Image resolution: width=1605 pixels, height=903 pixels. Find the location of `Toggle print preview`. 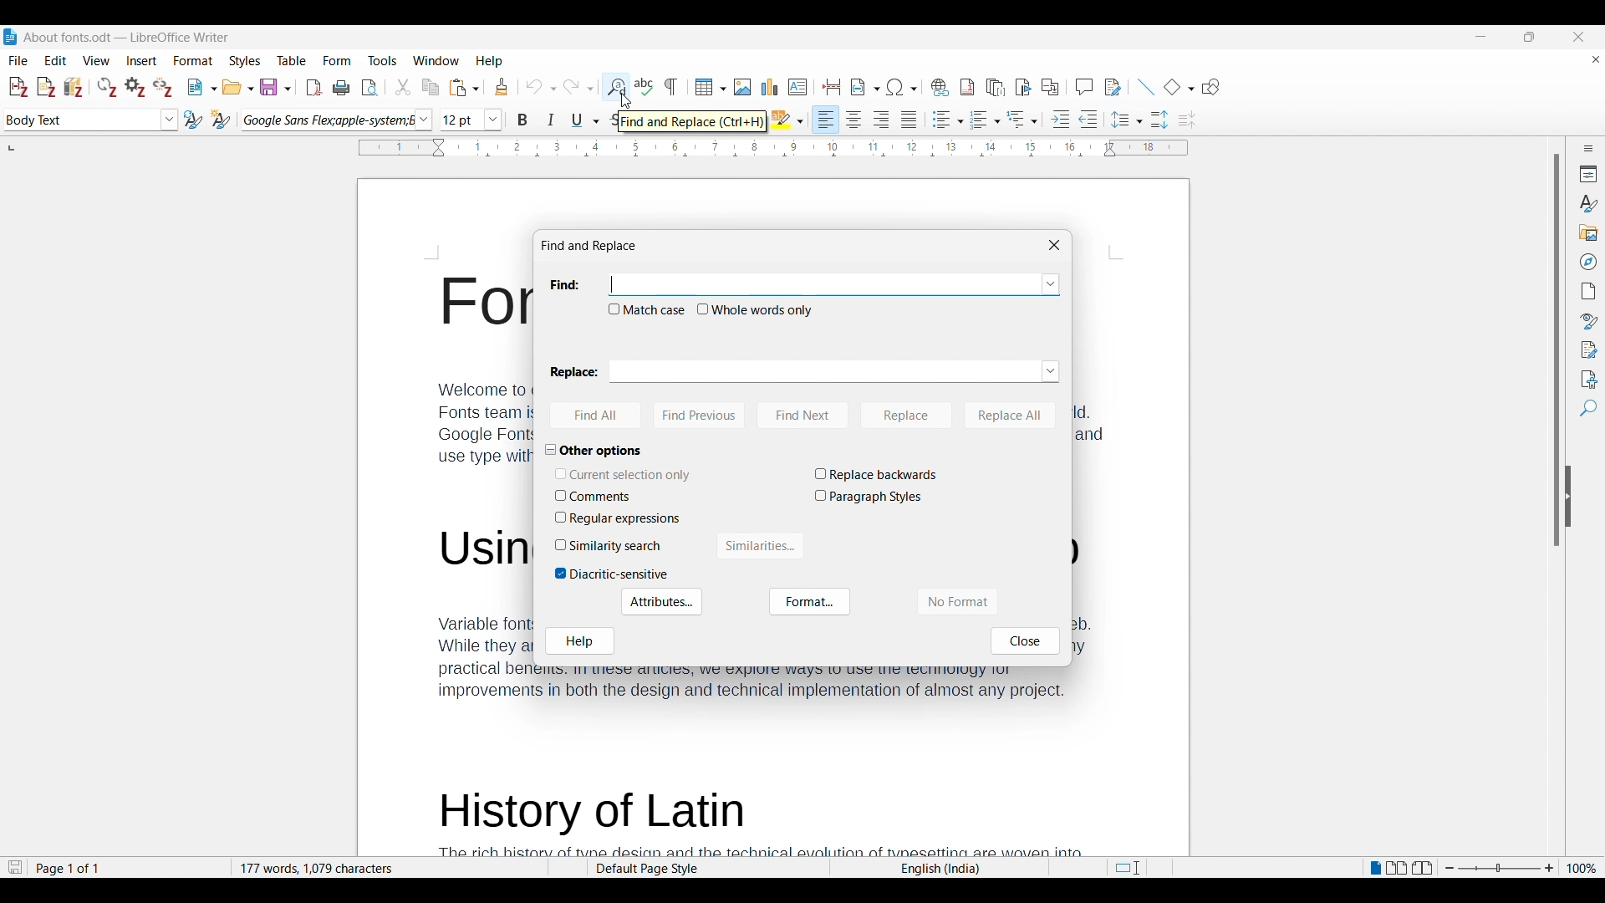

Toggle print preview is located at coordinates (370, 88).